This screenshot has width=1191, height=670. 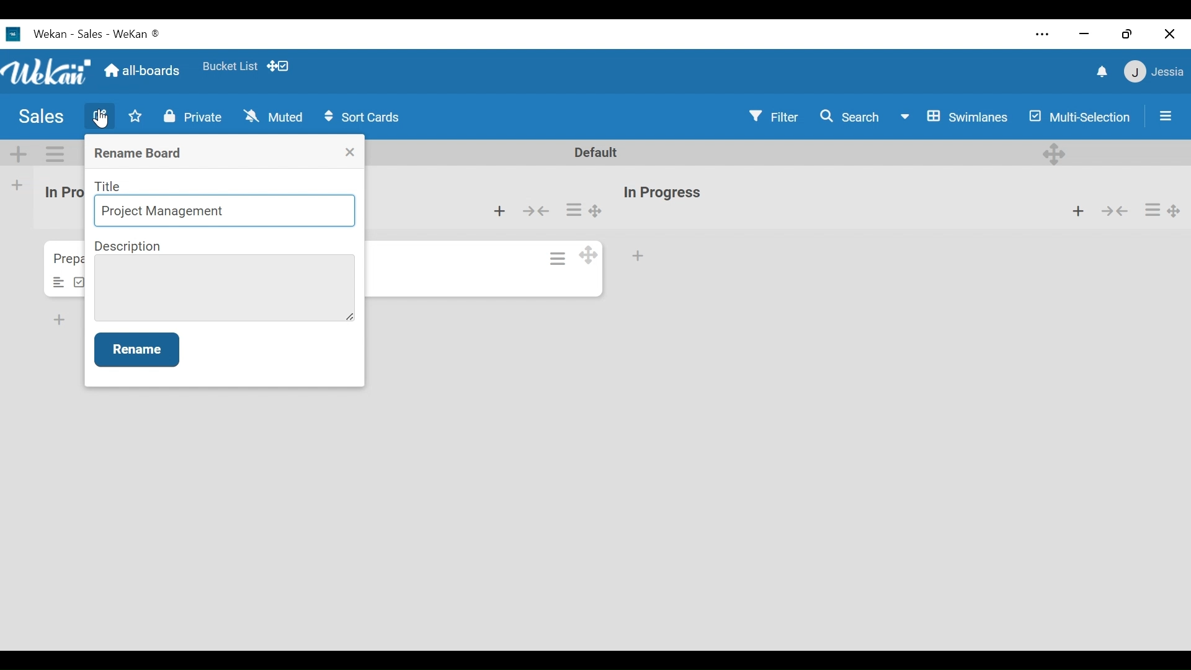 I want to click on Card actions, so click(x=559, y=258).